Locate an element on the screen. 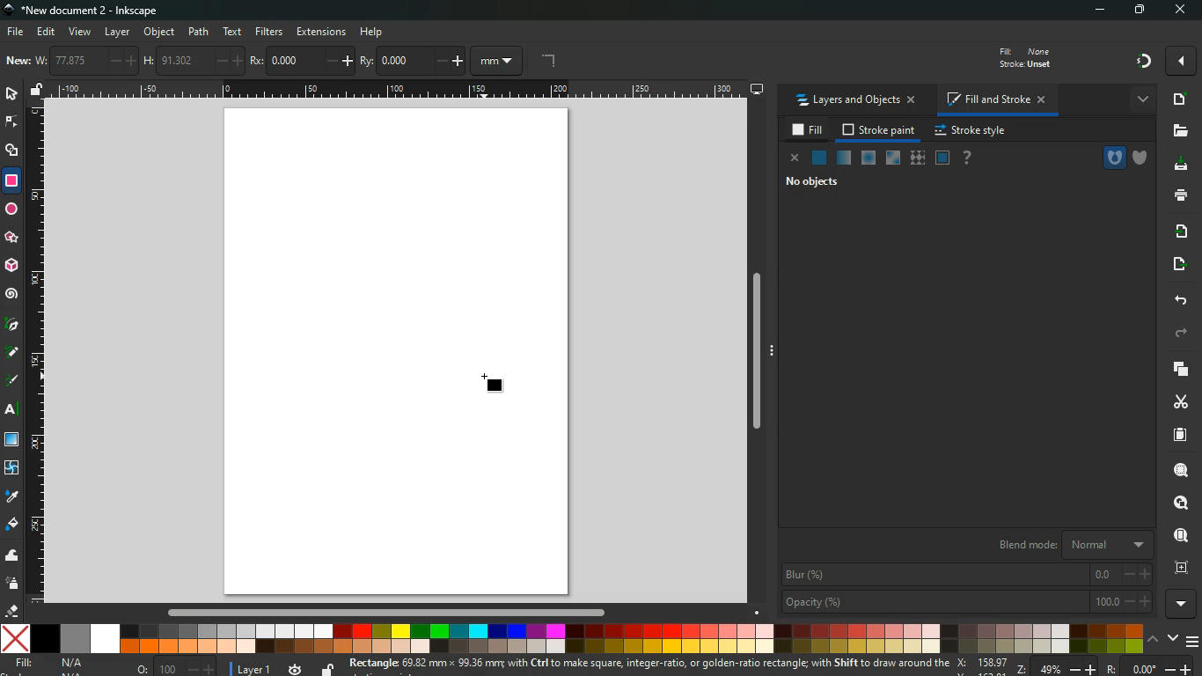 This screenshot has width=1202, height=676. cut is located at coordinates (1179, 403).